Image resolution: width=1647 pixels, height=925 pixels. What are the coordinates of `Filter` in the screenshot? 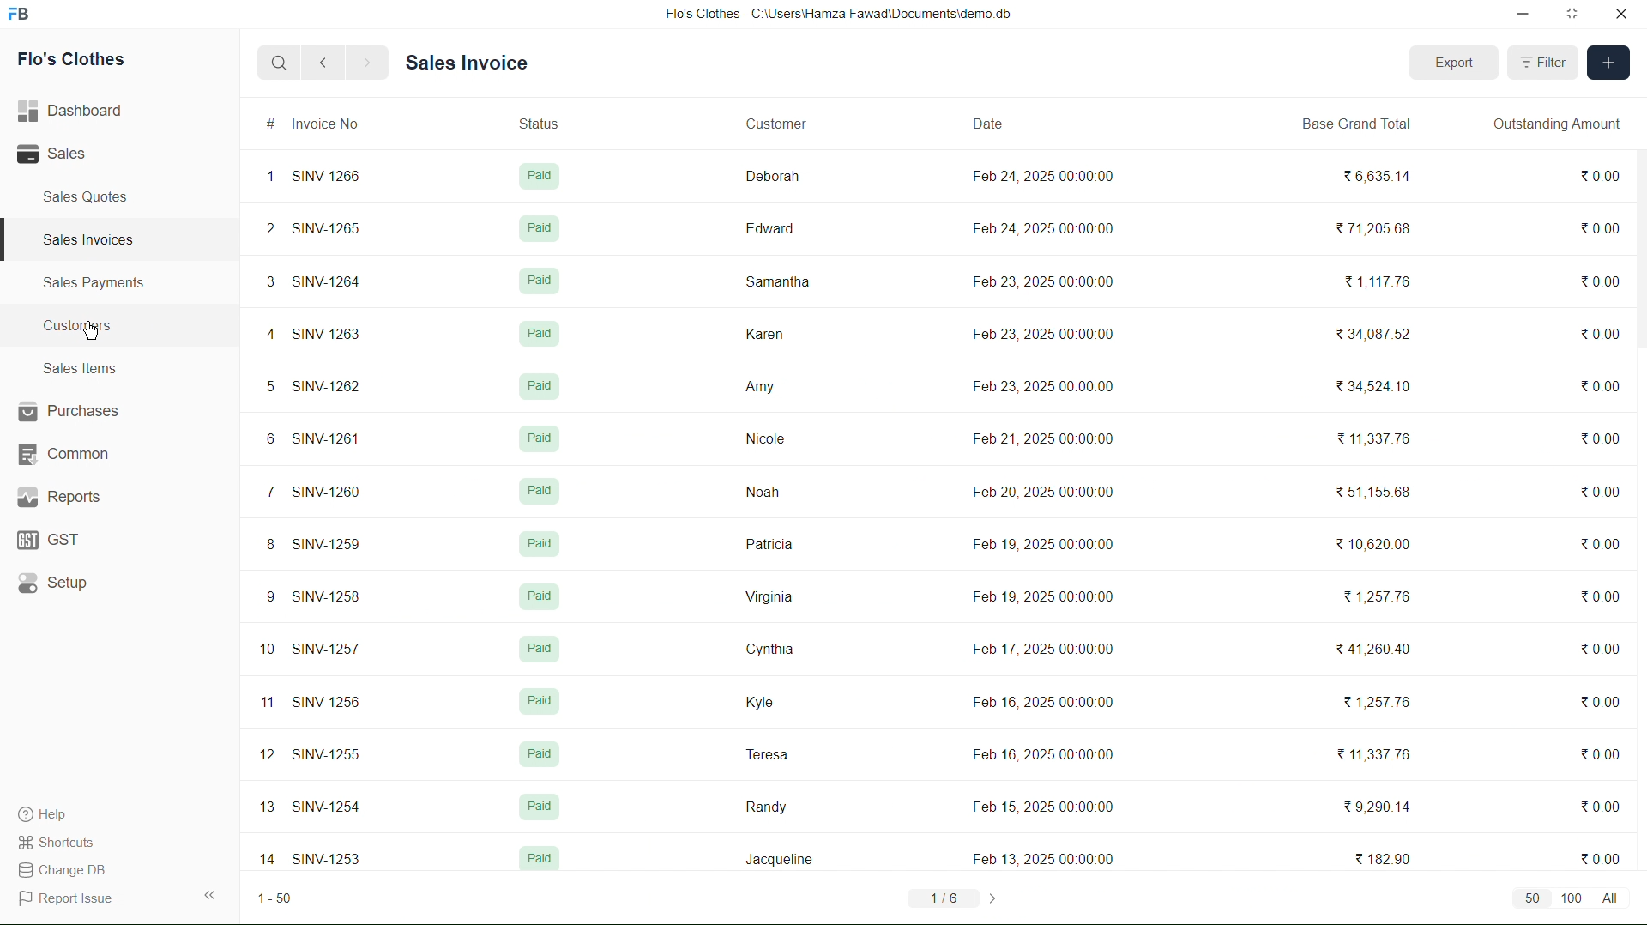 It's located at (1543, 62).